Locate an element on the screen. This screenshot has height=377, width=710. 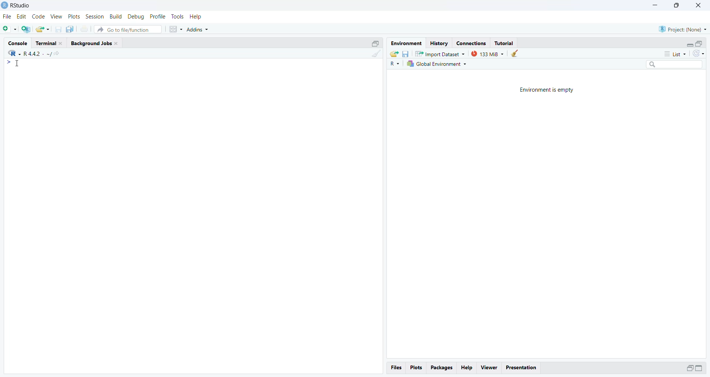
Clear console (CTRL + L) is located at coordinates (377, 55).